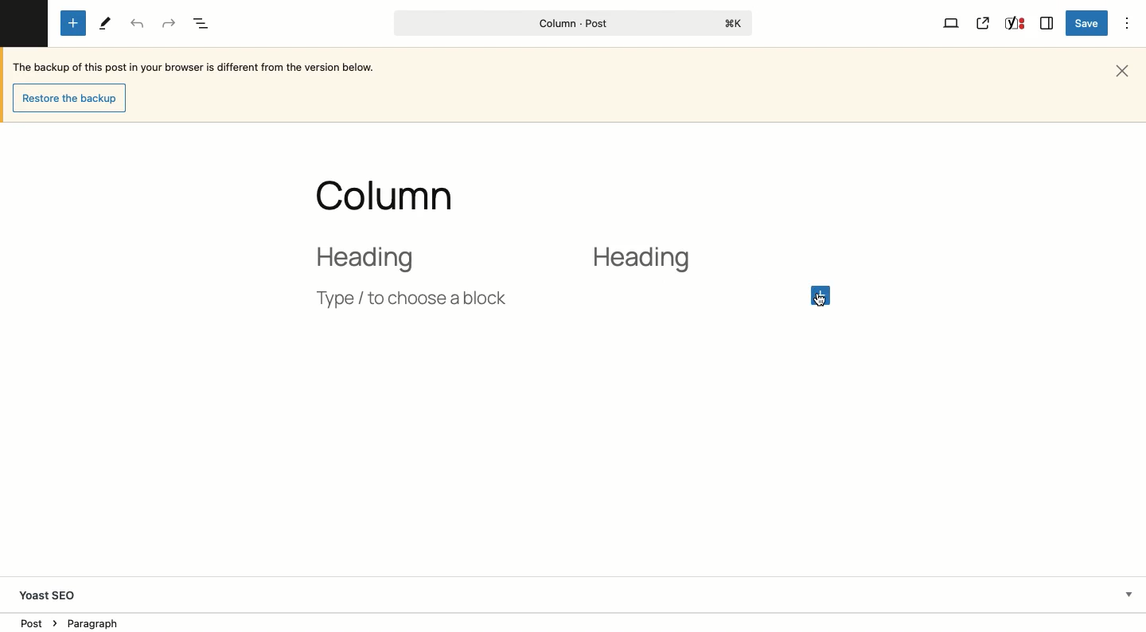  I want to click on 2 column layout heading, so click(508, 257).